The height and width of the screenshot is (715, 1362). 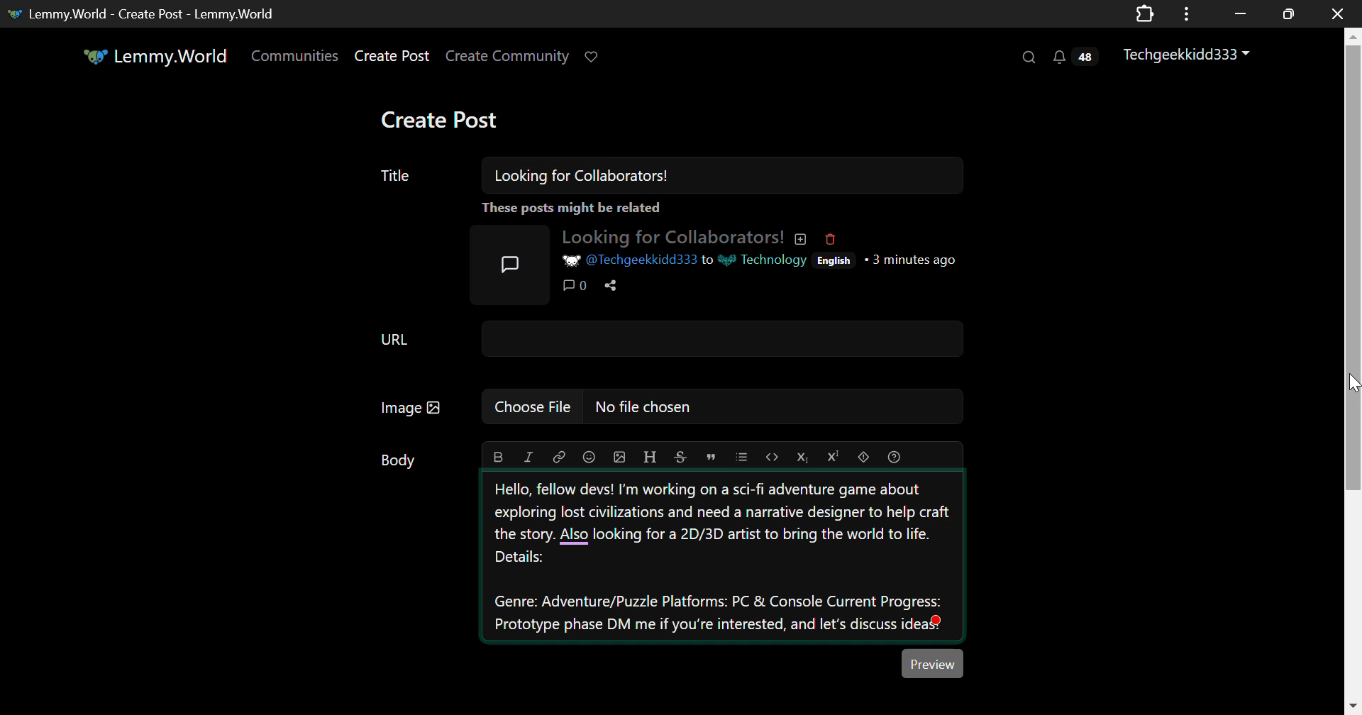 What do you see at coordinates (621, 458) in the screenshot?
I see `upload image` at bounding box center [621, 458].